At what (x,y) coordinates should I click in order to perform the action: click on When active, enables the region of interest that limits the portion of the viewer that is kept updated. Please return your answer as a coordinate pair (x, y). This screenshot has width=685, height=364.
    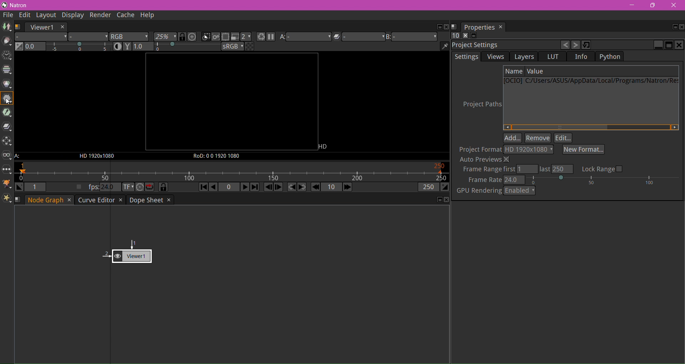
    Looking at the image, I should click on (225, 37).